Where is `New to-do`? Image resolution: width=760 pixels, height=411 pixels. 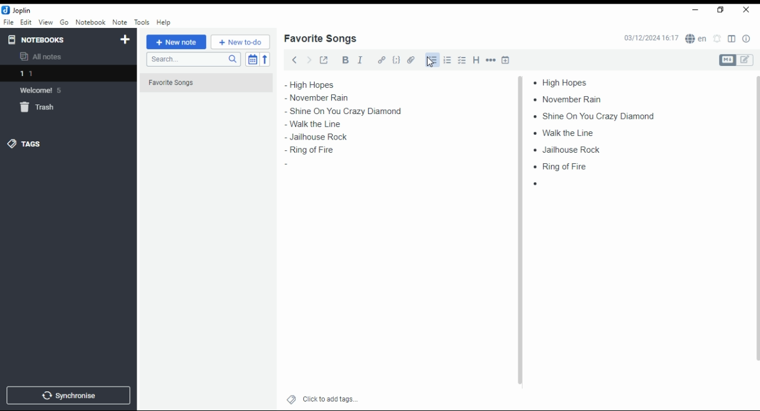 New to-do is located at coordinates (240, 42).